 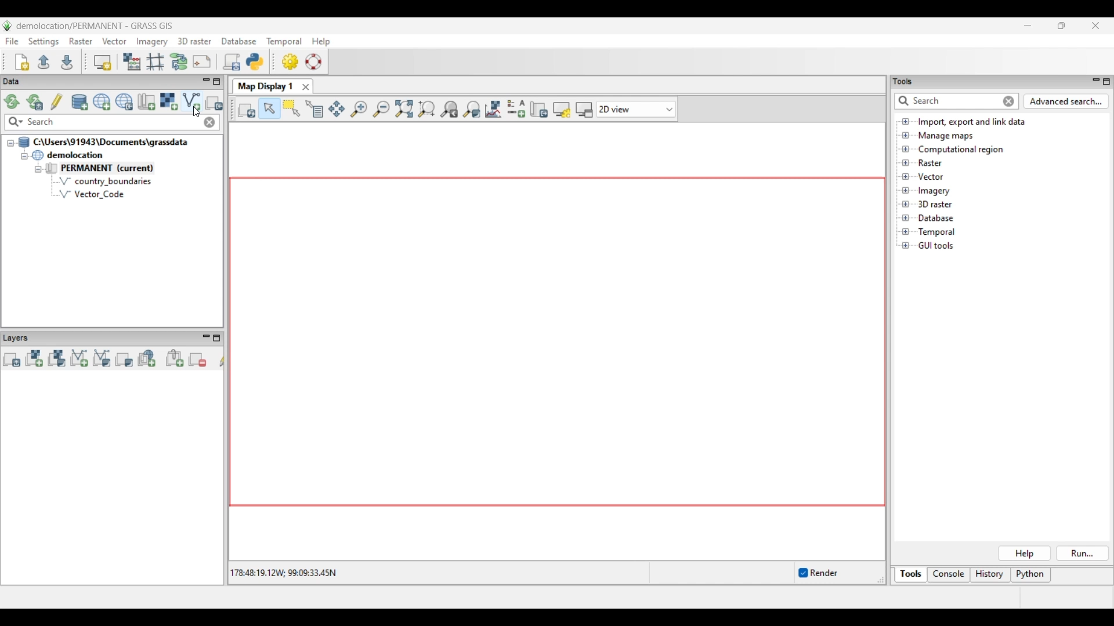 What do you see at coordinates (44, 42) in the screenshot?
I see `Settings menu` at bounding box center [44, 42].